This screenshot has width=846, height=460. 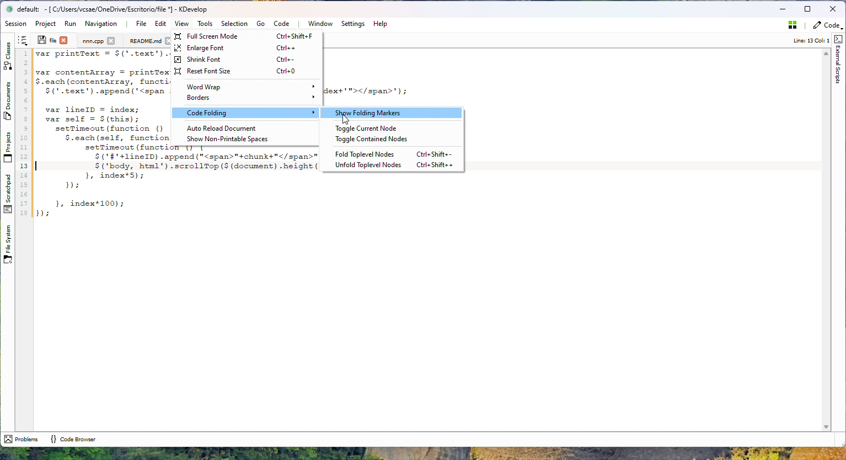 What do you see at coordinates (248, 87) in the screenshot?
I see `Word Wrap` at bounding box center [248, 87].